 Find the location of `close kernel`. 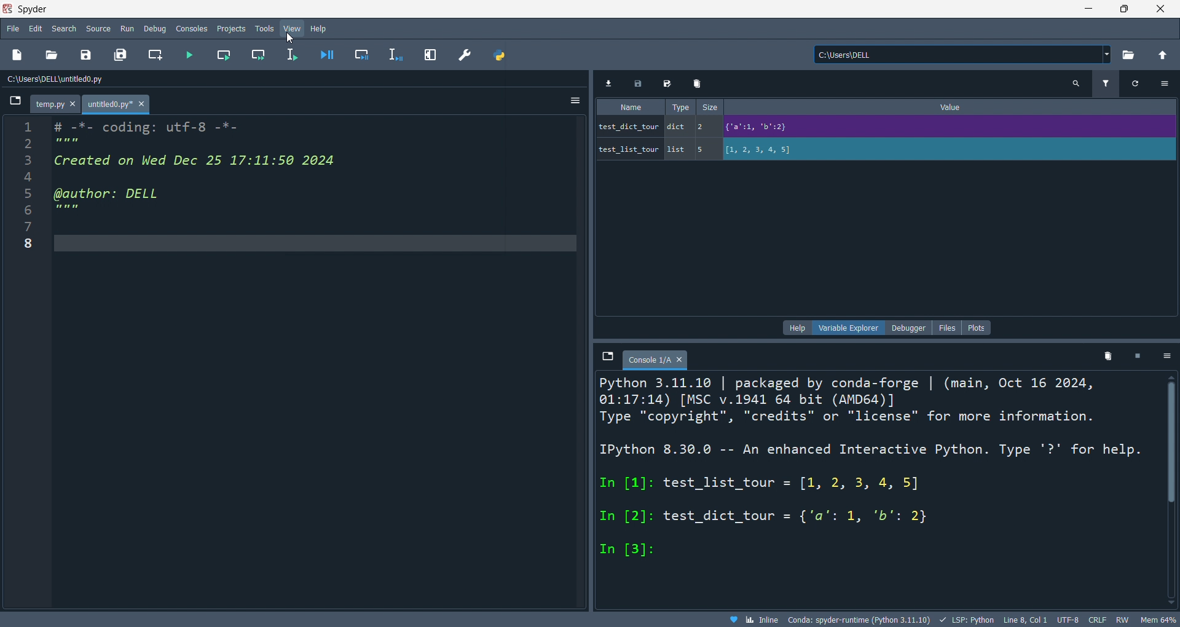

close kernel is located at coordinates (1139, 358).